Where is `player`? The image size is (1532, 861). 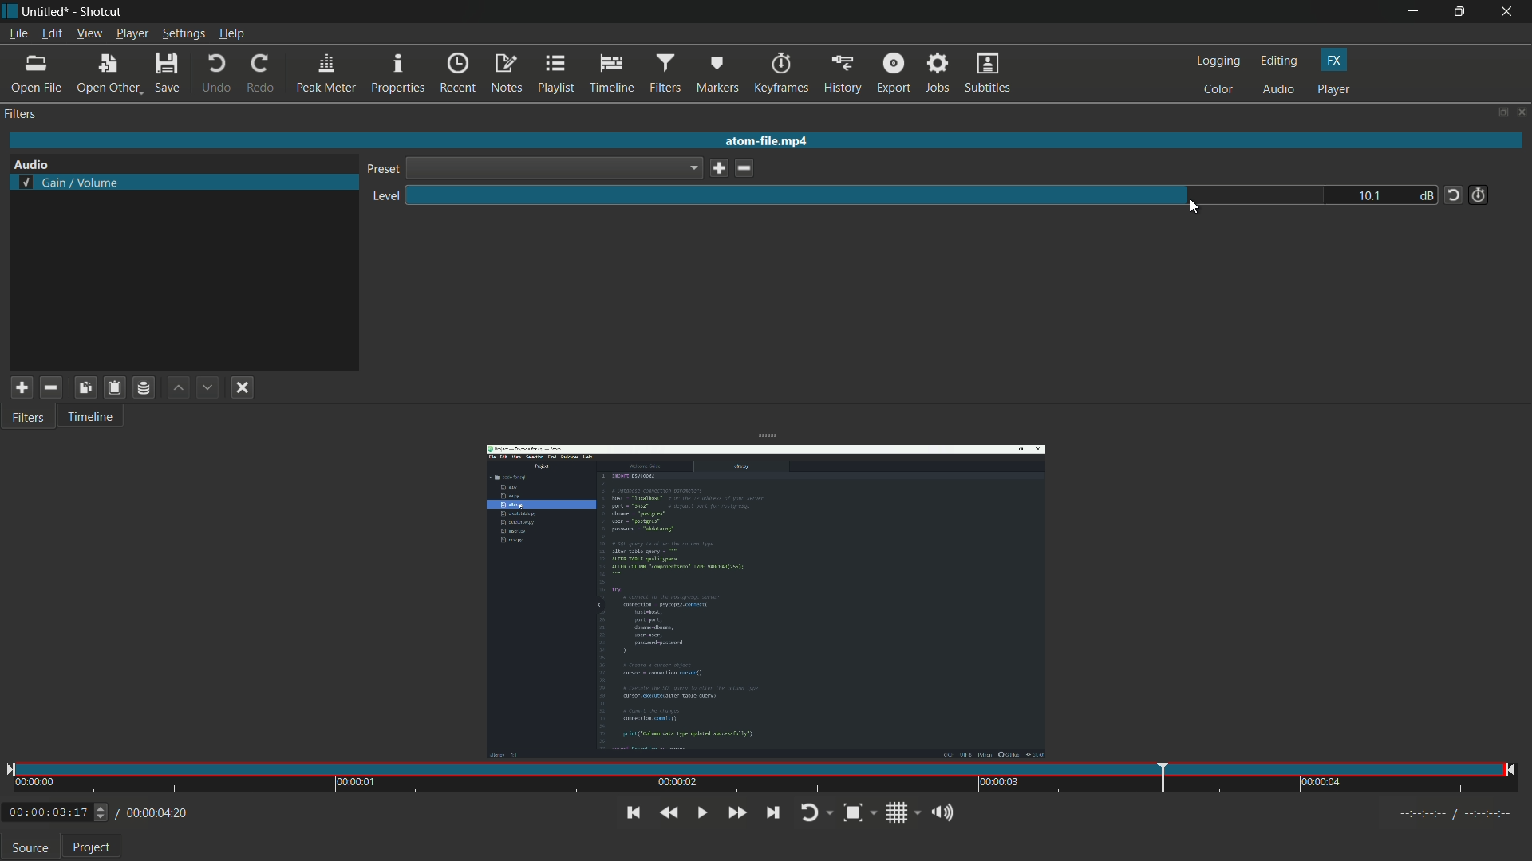
player is located at coordinates (1333, 89).